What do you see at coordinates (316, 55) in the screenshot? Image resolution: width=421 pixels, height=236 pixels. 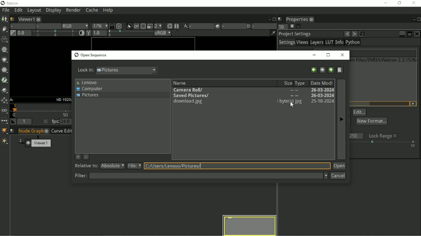 I see `Minimize` at bounding box center [316, 55].